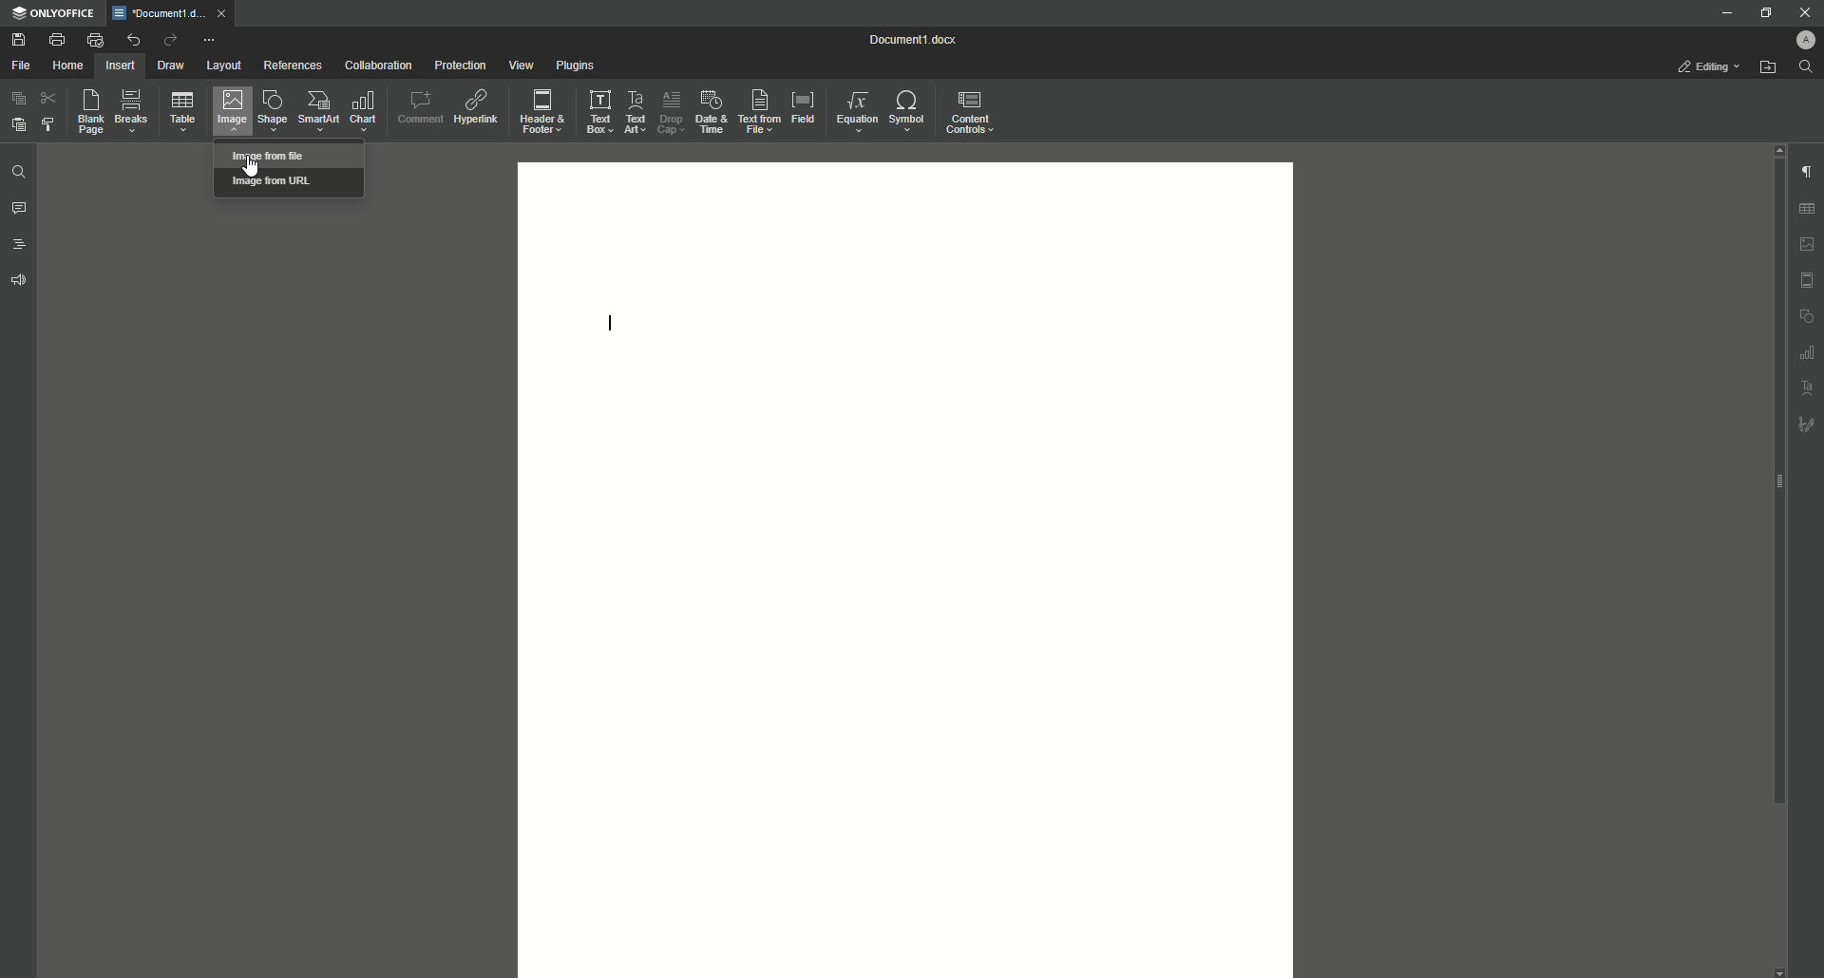 The height and width of the screenshot is (978, 1824). Describe the element at coordinates (971, 111) in the screenshot. I see `Content Controls` at that location.